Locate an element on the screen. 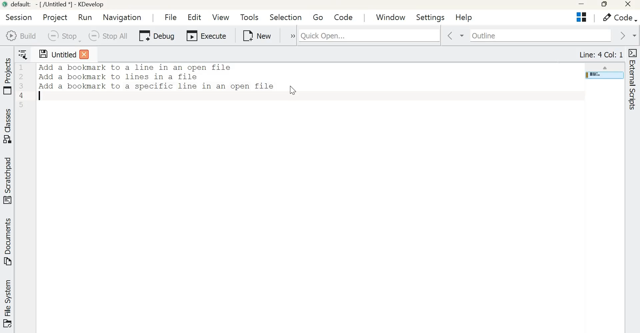 The width and height of the screenshot is (640, 333). cursor is located at coordinates (294, 88).